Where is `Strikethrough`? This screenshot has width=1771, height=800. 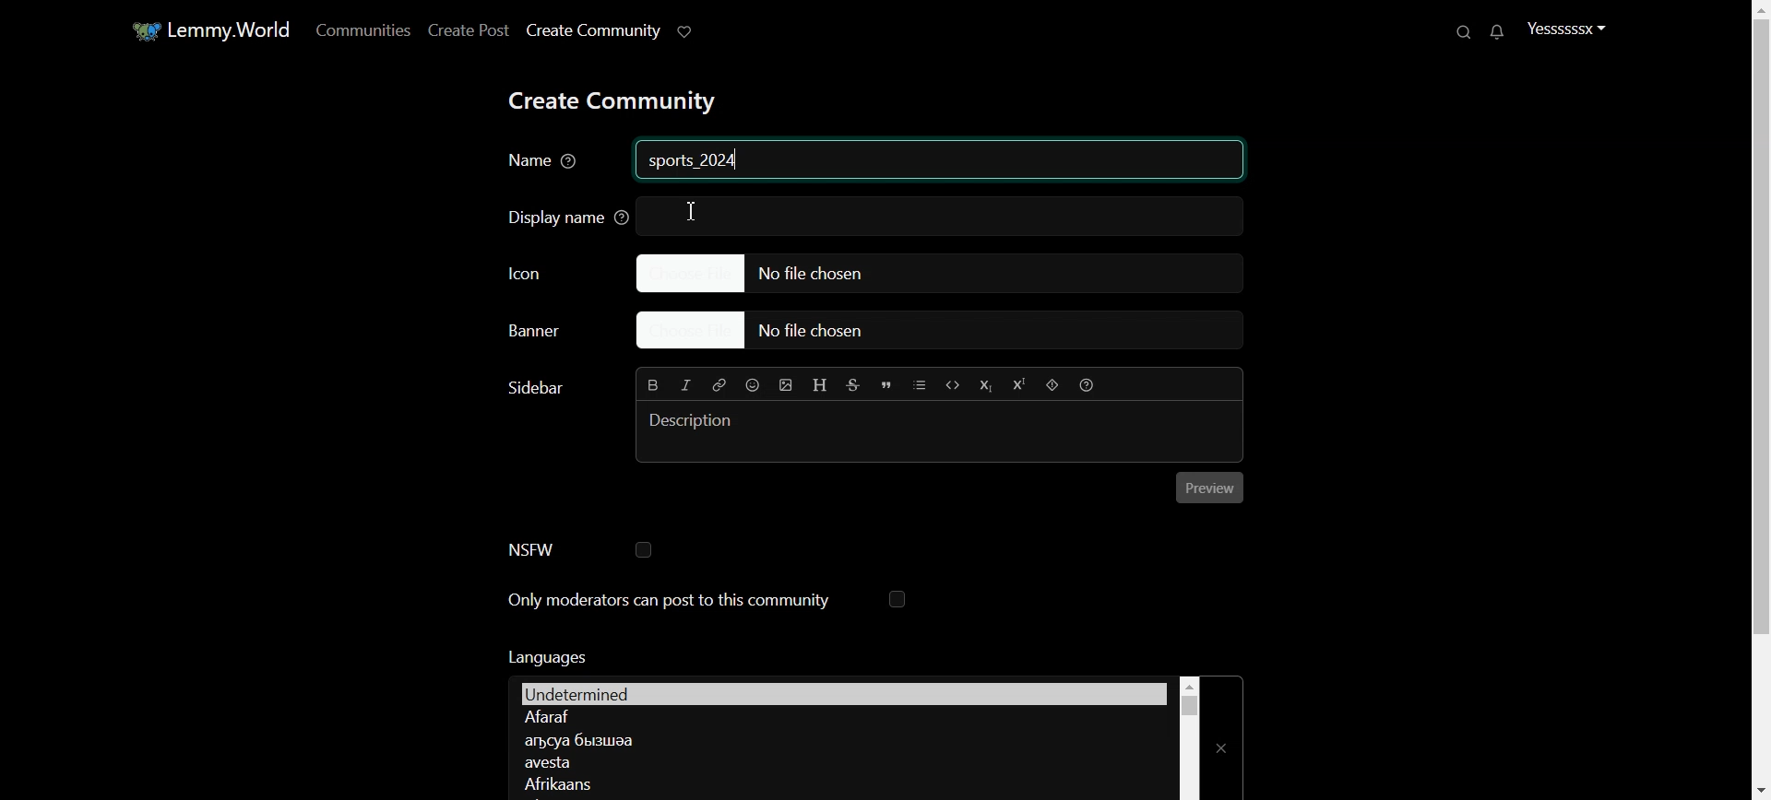 Strikethrough is located at coordinates (854, 385).